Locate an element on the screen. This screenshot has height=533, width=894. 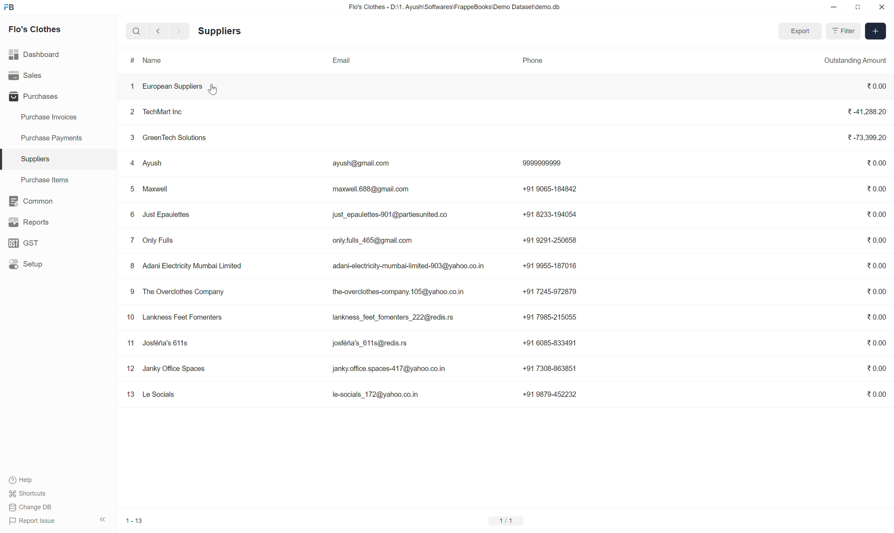
> Maxwell is located at coordinates (157, 189).